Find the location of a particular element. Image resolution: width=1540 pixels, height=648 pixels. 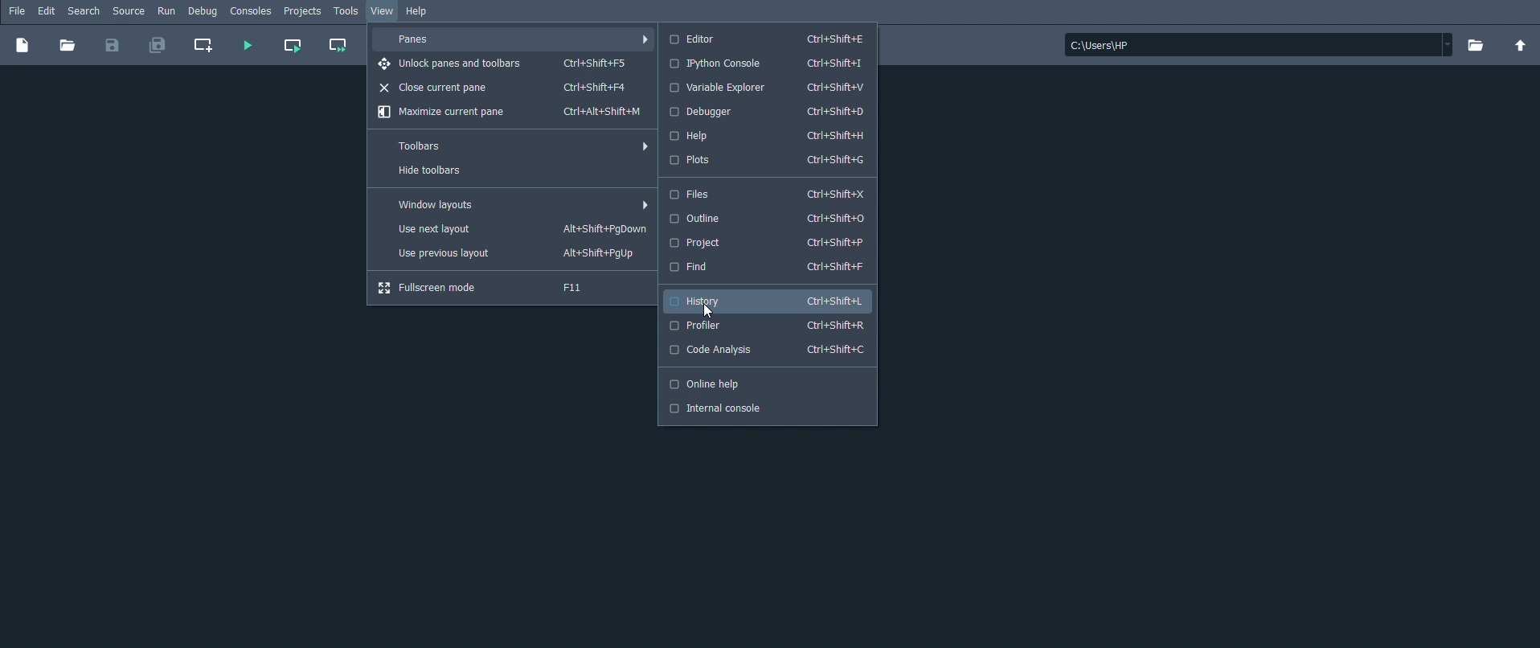

History is located at coordinates (772, 301).